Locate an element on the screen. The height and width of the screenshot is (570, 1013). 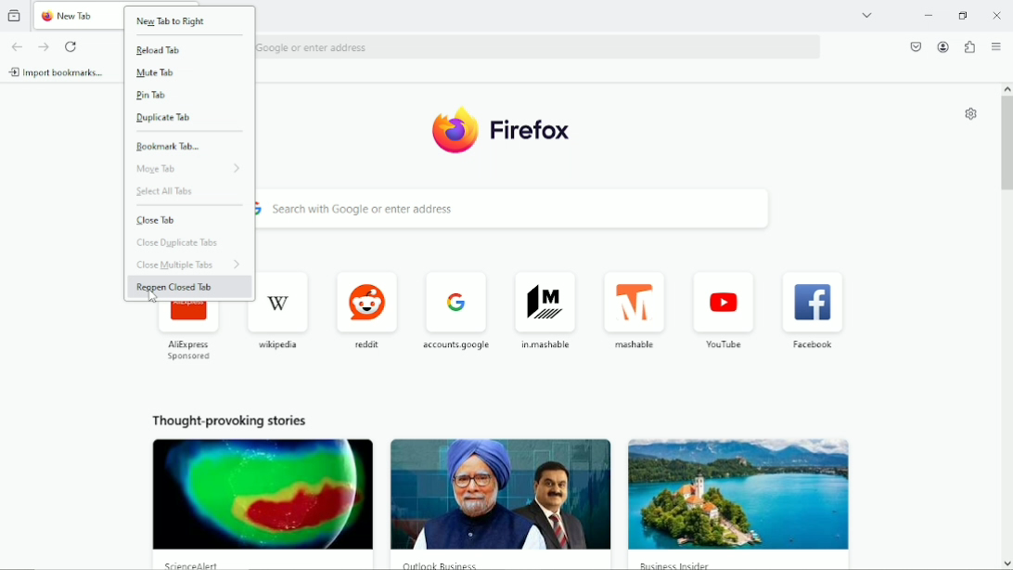
Open applications menu is located at coordinates (998, 45).